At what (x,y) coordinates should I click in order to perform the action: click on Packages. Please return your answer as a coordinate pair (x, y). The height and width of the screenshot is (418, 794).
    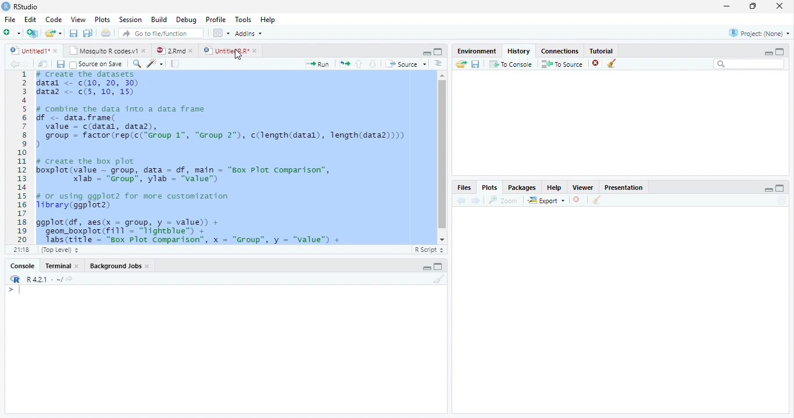
    Looking at the image, I should click on (522, 187).